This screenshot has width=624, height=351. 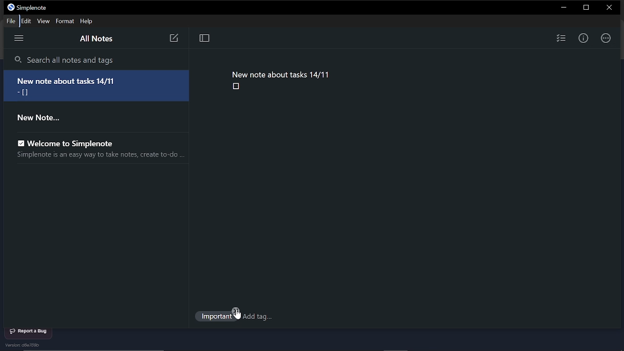 What do you see at coordinates (20, 143) in the screenshot?
I see `enable checkbox` at bounding box center [20, 143].